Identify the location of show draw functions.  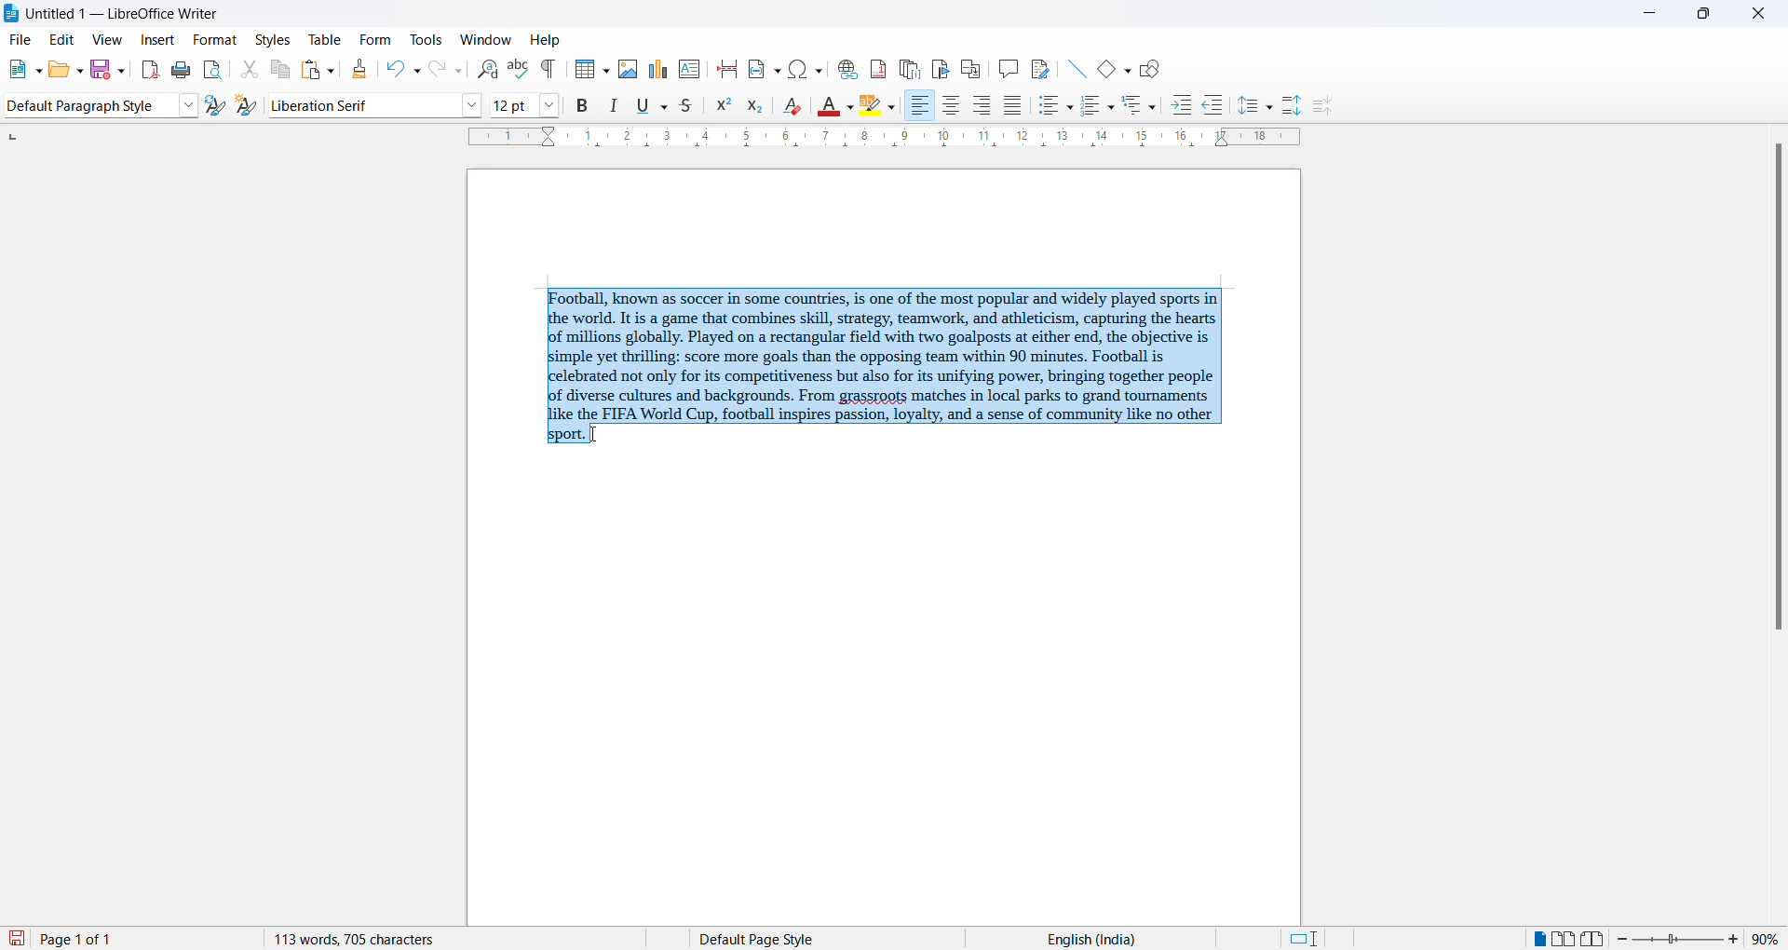
(1155, 70).